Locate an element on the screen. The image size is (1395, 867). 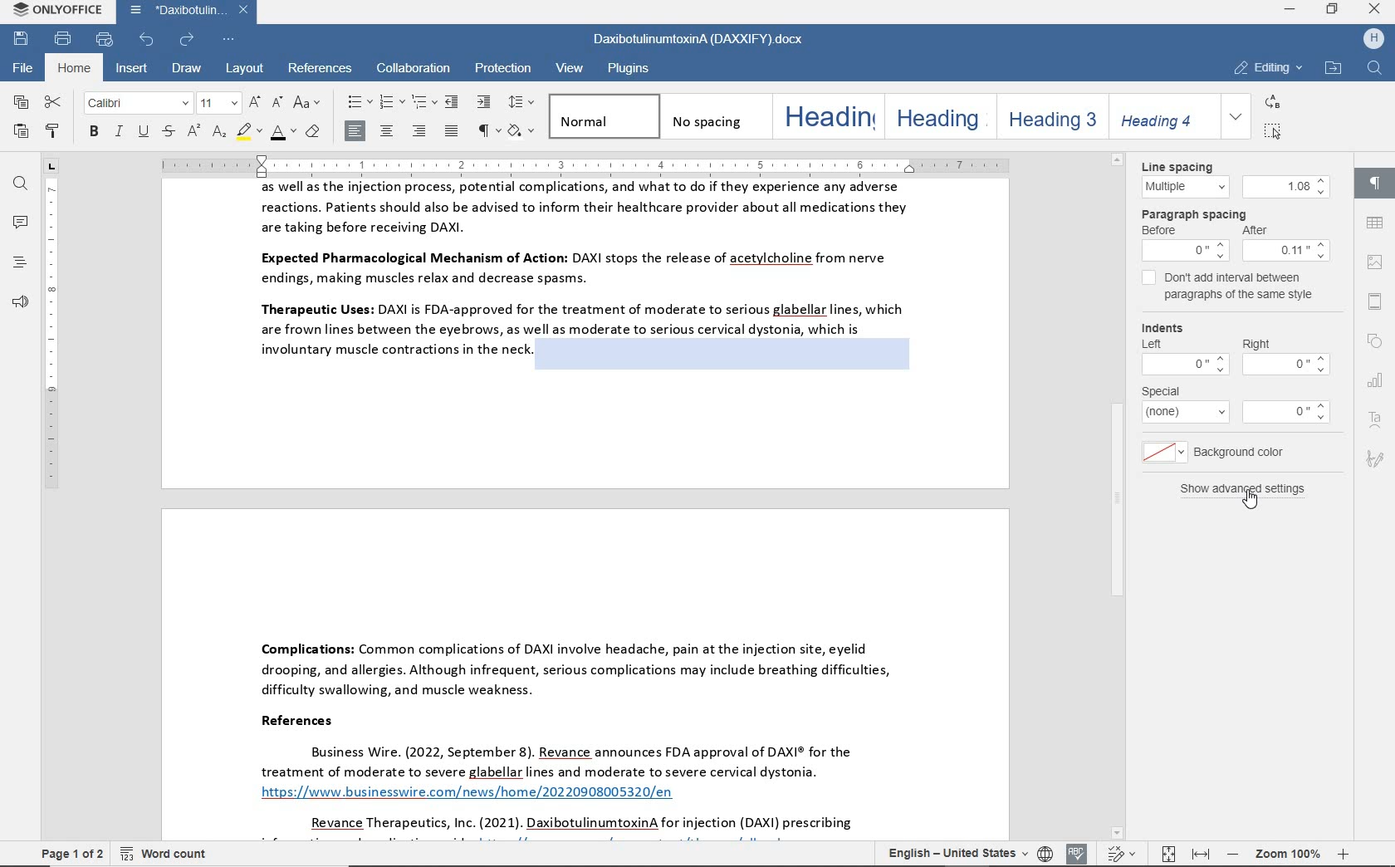
decrement font size is located at coordinates (276, 101).